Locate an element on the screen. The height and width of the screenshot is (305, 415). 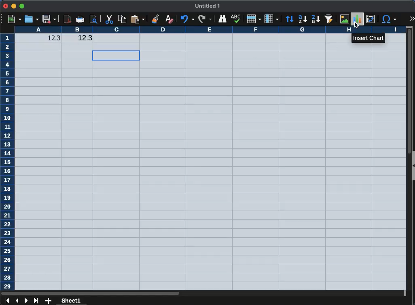
clear formatting is located at coordinates (169, 20).